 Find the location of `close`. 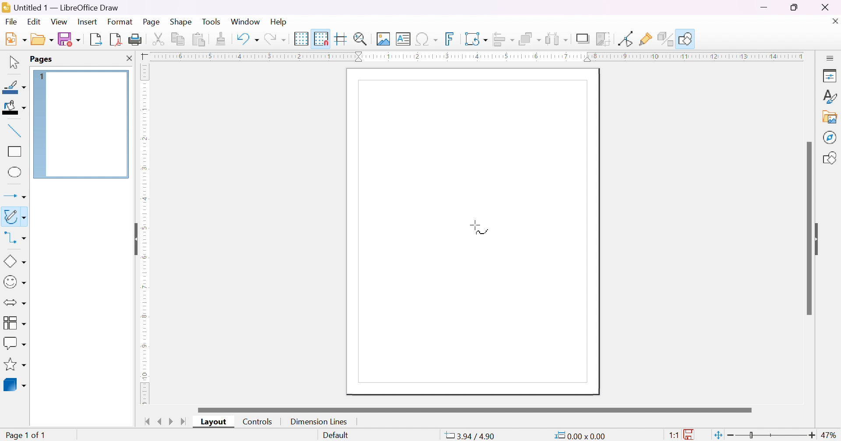

close is located at coordinates (824, 6).